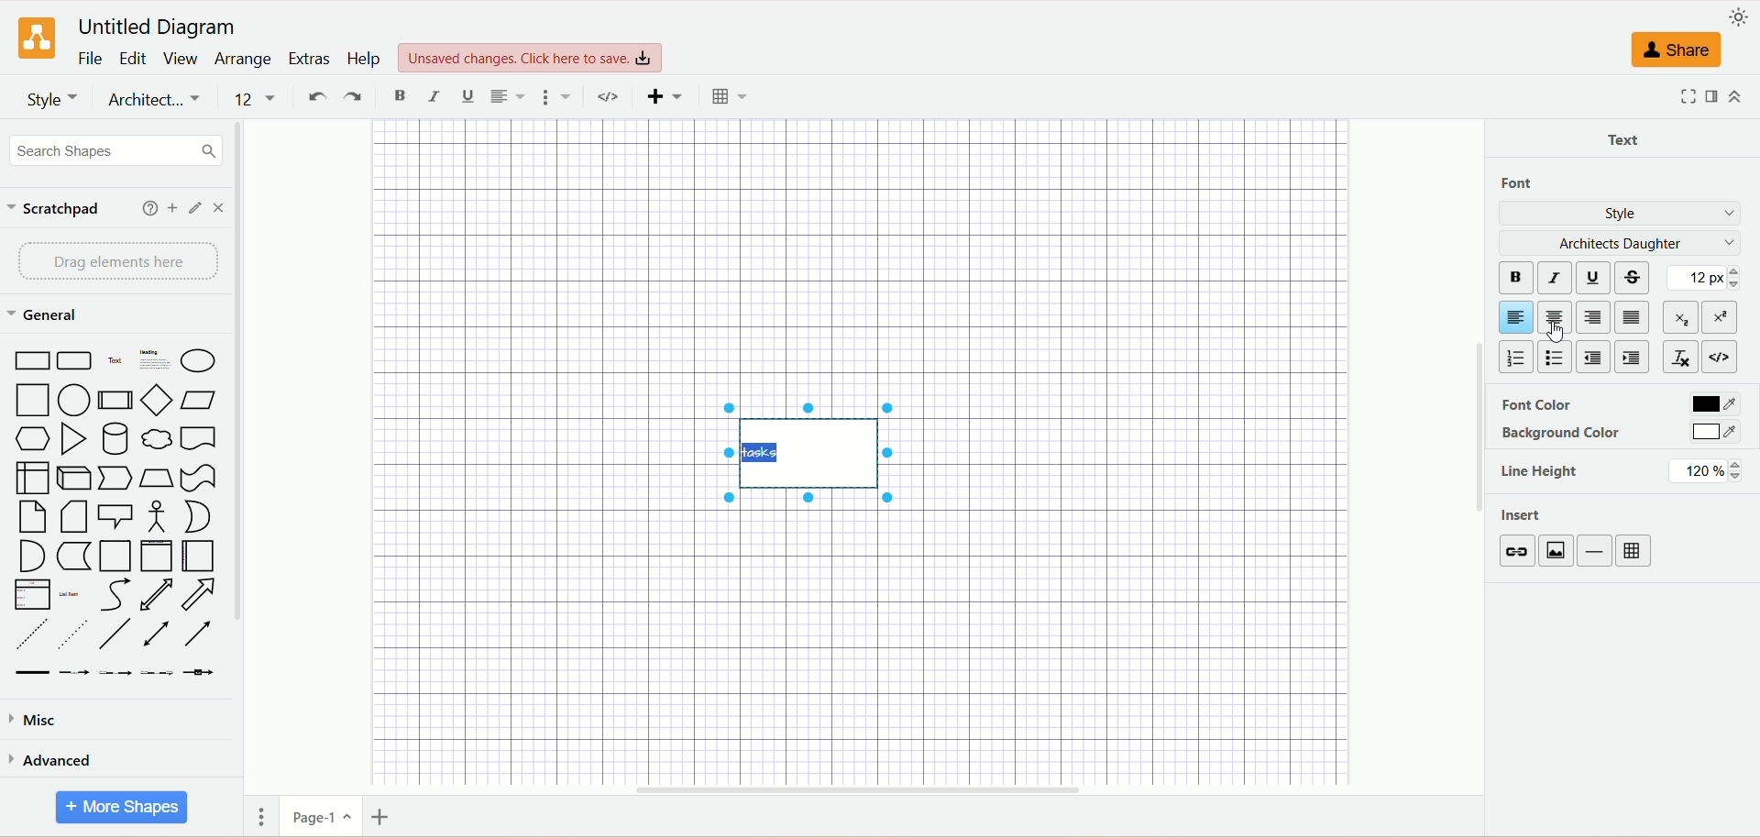 The height and width of the screenshot is (838, 1760). I want to click on Speech Bubble, so click(115, 518).